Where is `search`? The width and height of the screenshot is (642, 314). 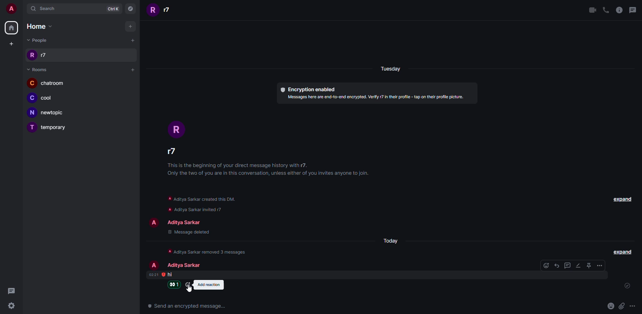
search is located at coordinates (45, 9).